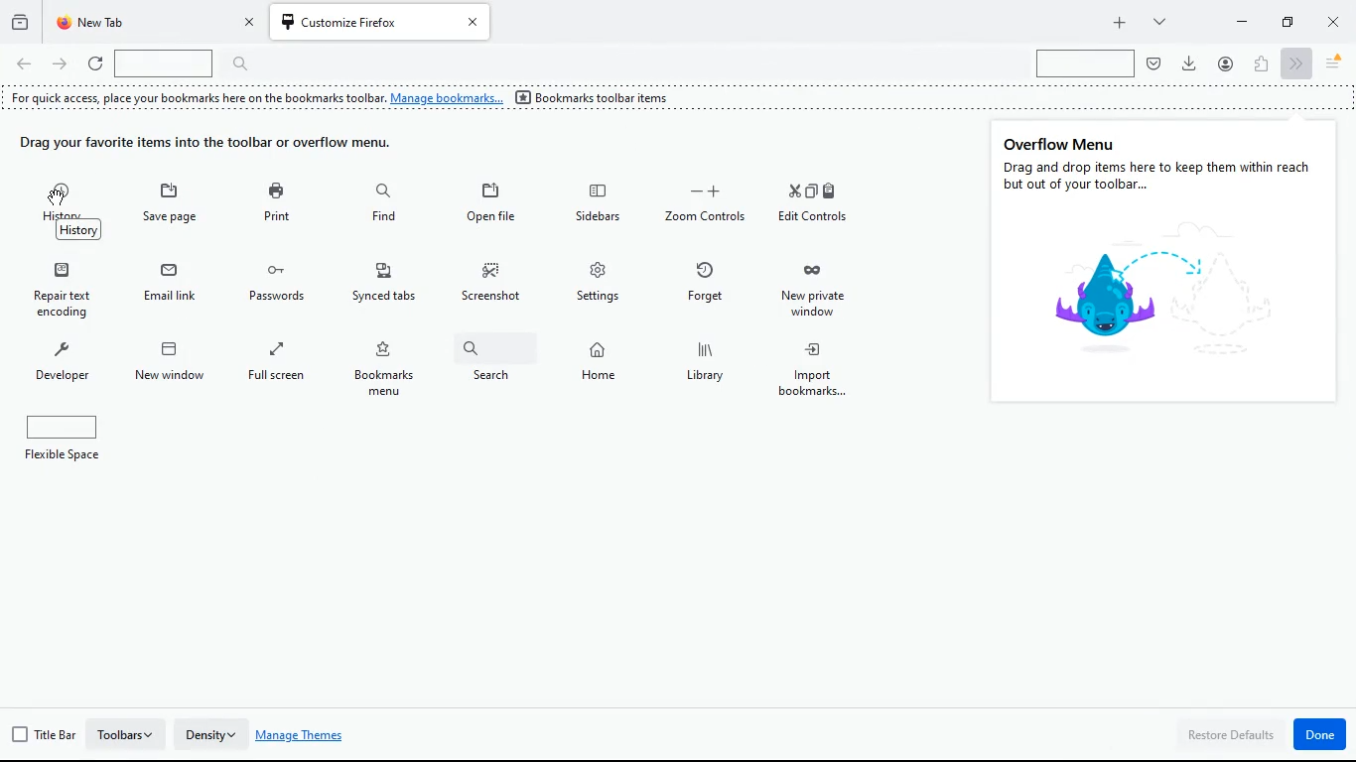 The height and width of the screenshot is (762, 1356). I want to click on bookmarks, so click(390, 369).